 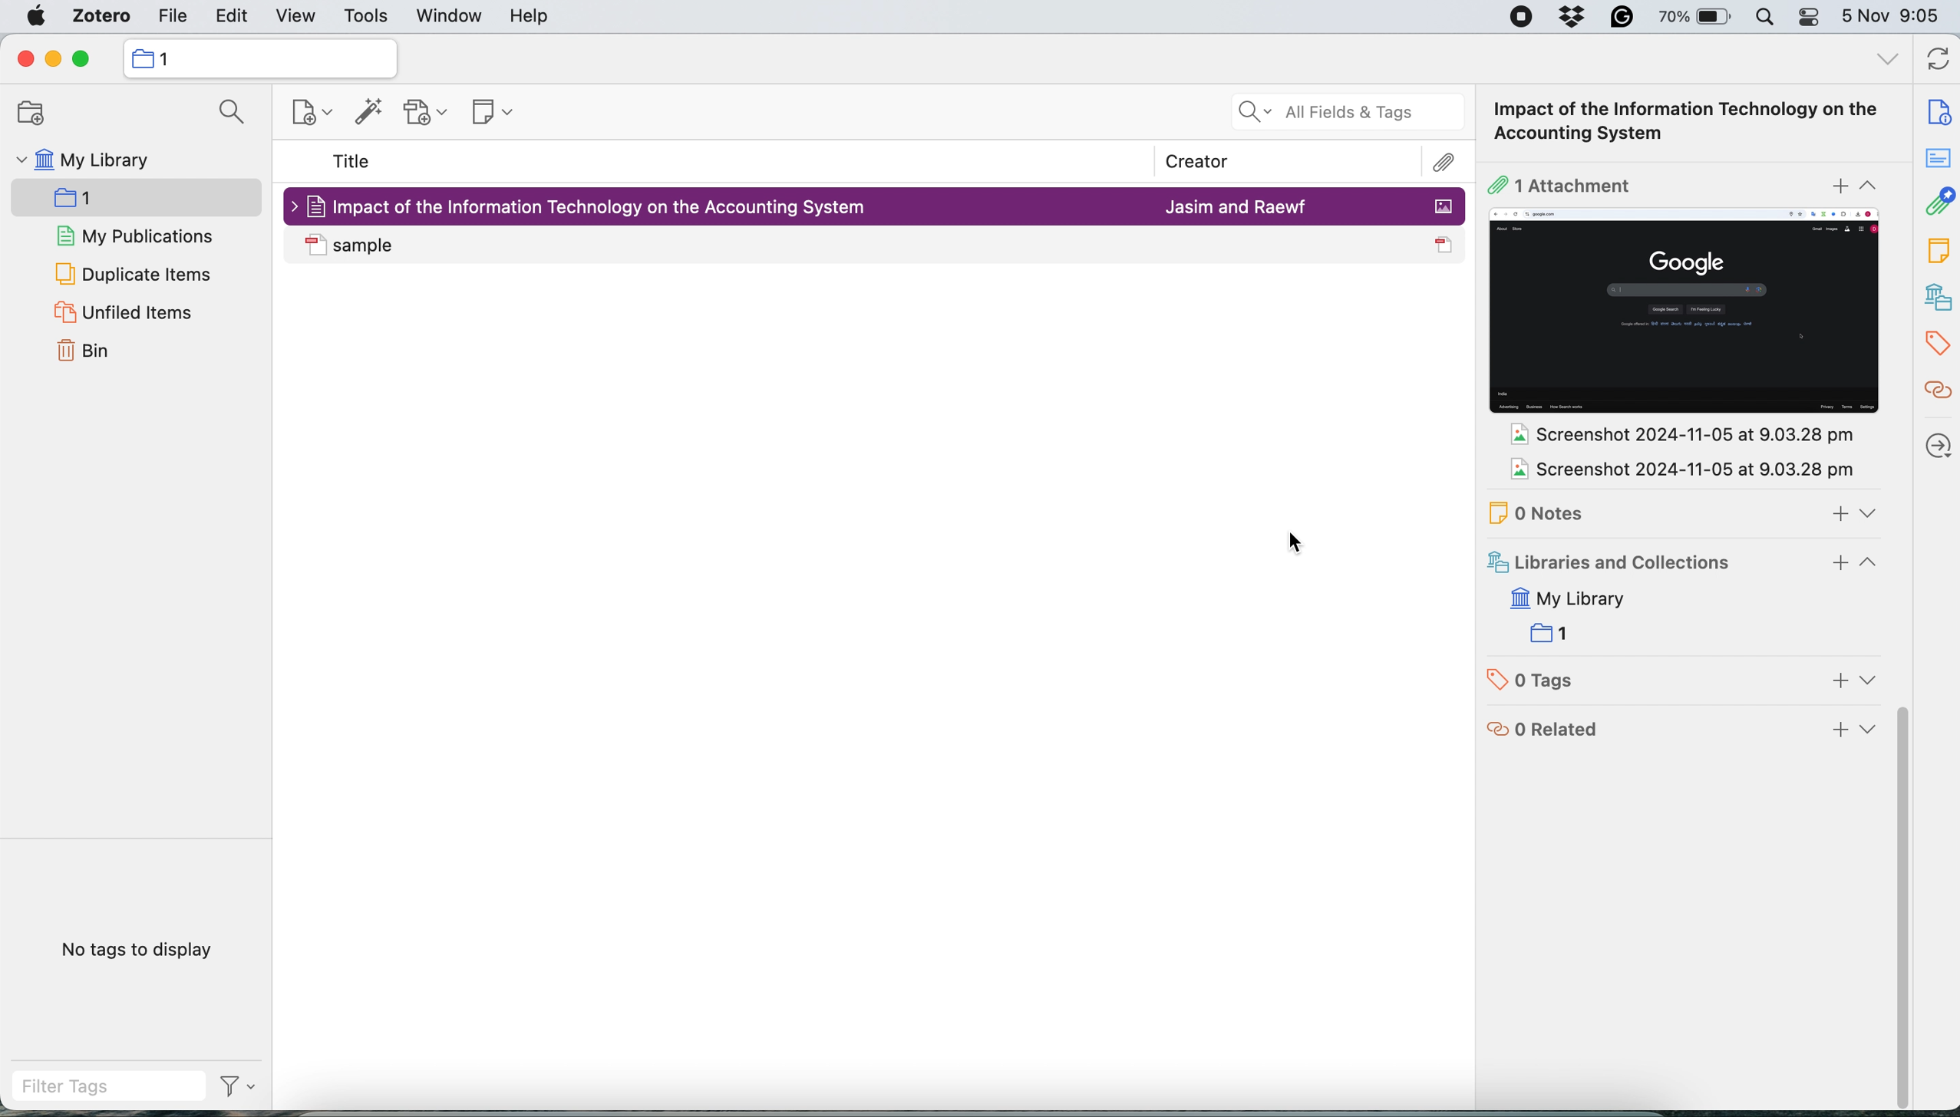 What do you see at coordinates (1933, 254) in the screenshot?
I see `notes` at bounding box center [1933, 254].